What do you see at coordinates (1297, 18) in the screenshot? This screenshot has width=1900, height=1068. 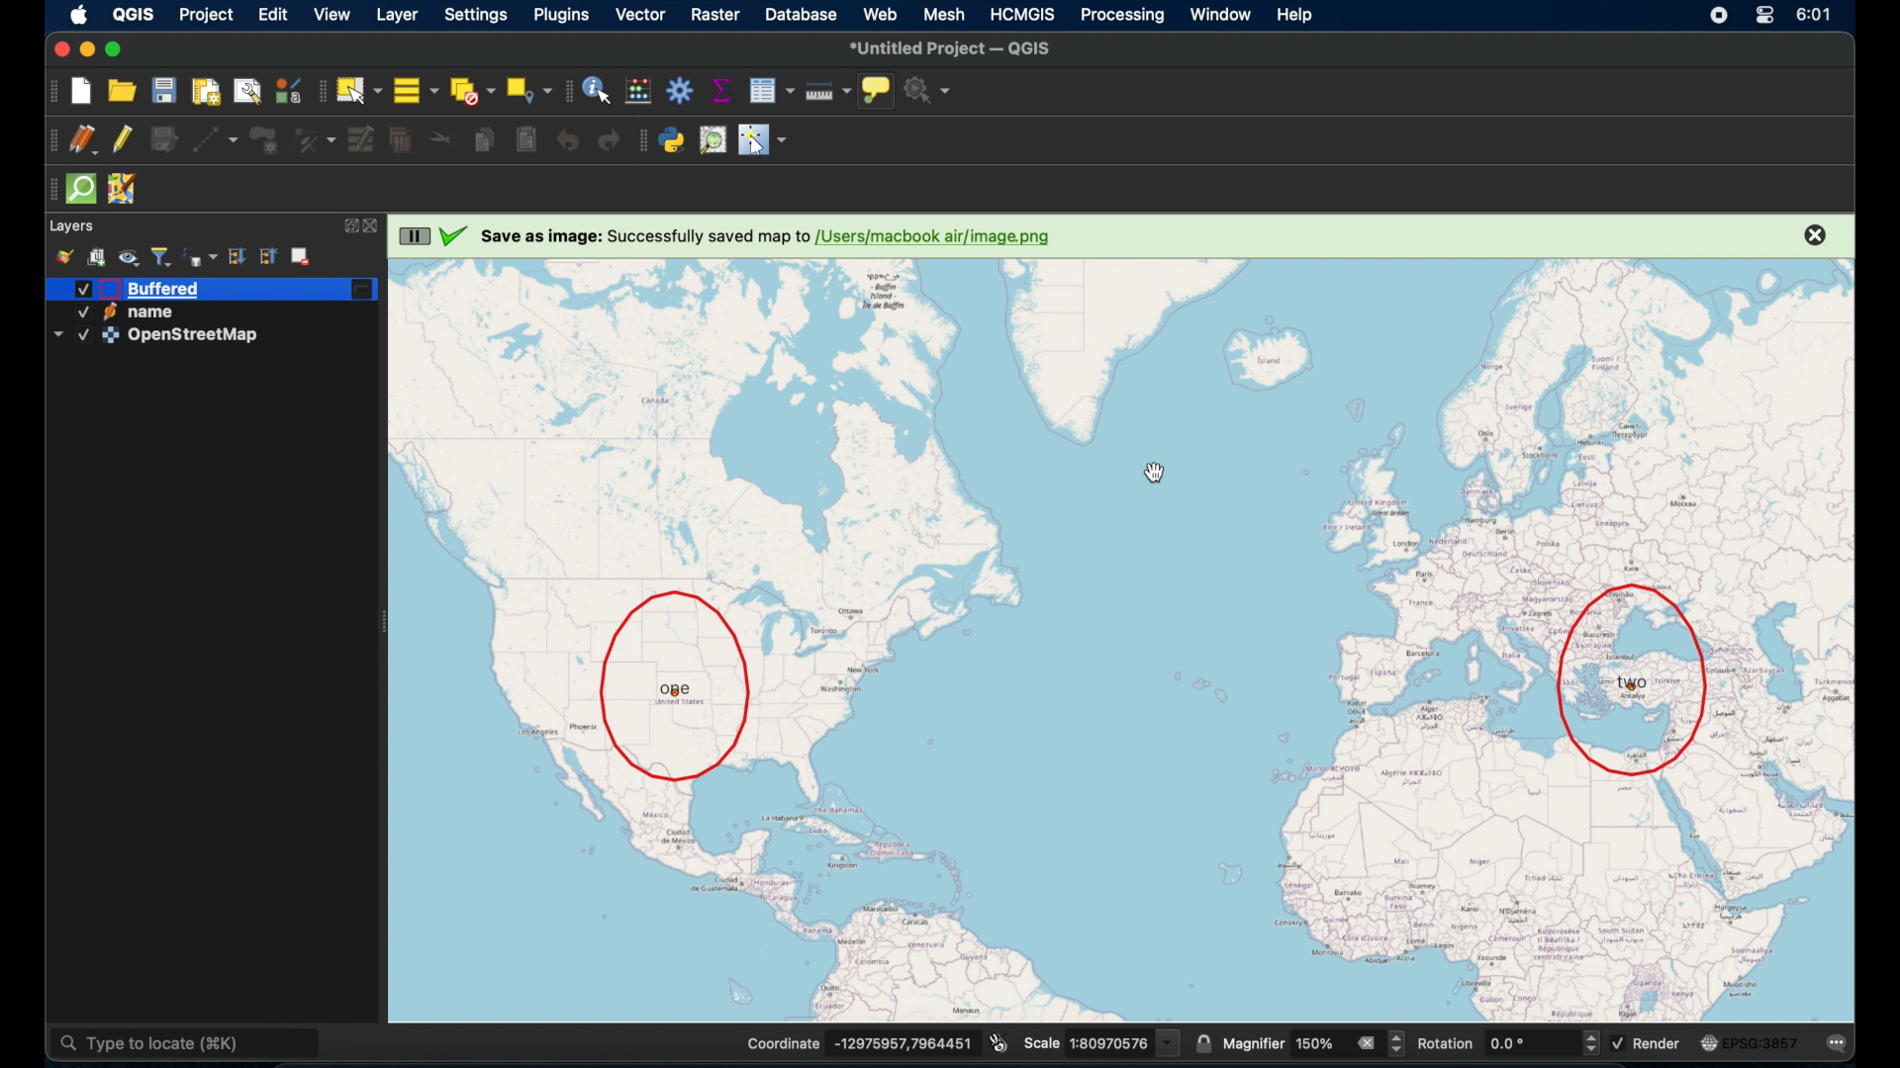 I see `help` at bounding box center [1297, 18].